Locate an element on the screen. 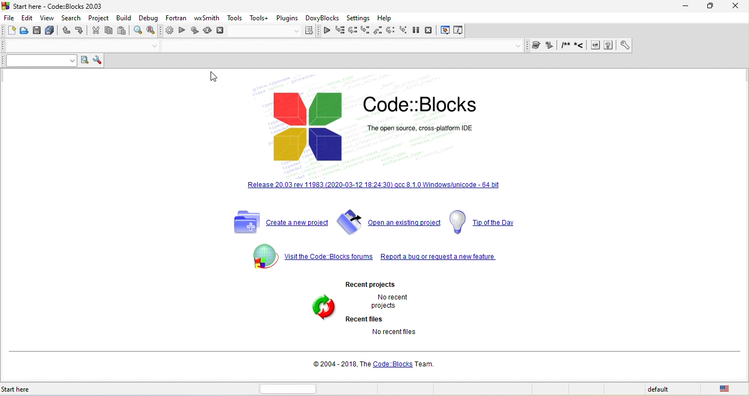 Image resolution: width=749 pixels, height=396 pixels. paste is located at coordinates (123, 30).